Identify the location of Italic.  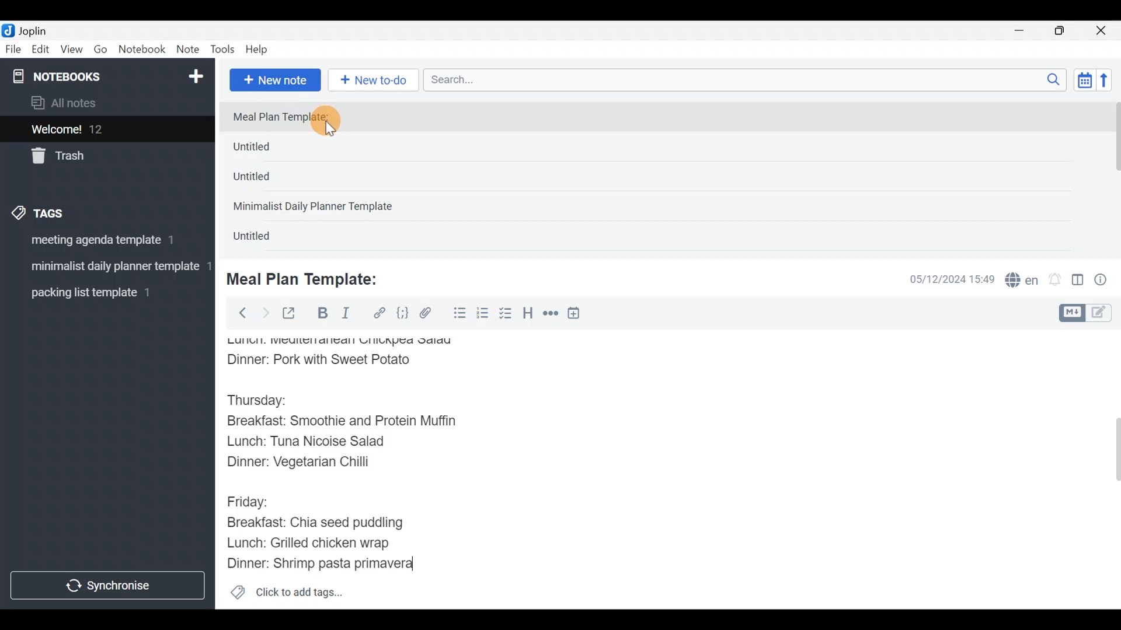
(344, 316).